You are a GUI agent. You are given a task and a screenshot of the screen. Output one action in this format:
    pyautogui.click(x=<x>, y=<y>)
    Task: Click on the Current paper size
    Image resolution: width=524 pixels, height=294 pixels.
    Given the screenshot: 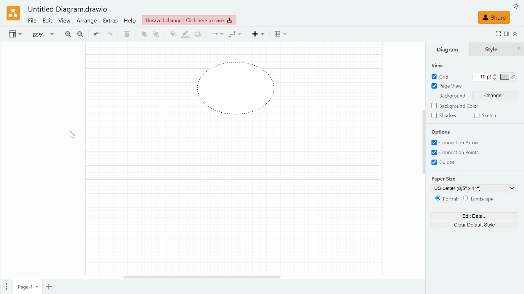 What is the action you would take?
    pyautogui.click(x=473, y=188)
    